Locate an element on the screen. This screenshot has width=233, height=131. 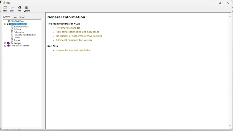
help is located at coordinates (7, 3).